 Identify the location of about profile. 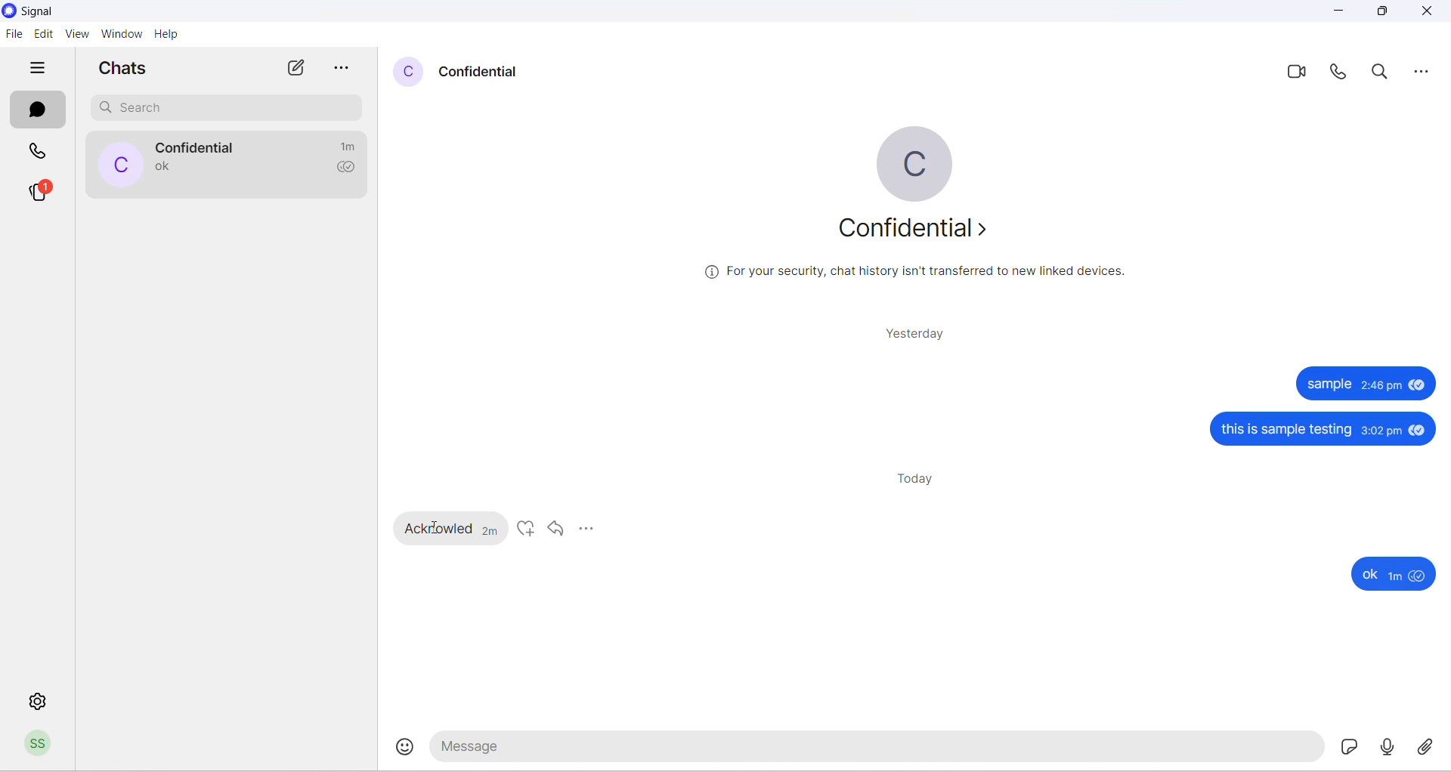
(917, 232).